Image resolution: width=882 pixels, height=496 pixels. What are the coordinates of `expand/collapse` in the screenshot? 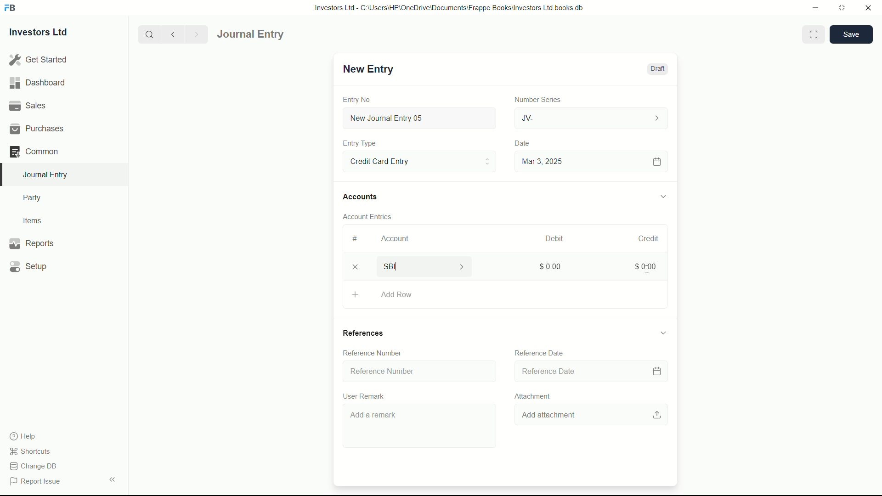 It's located at (663, 333).